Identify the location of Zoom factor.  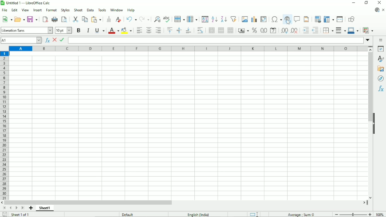
(380, 214).